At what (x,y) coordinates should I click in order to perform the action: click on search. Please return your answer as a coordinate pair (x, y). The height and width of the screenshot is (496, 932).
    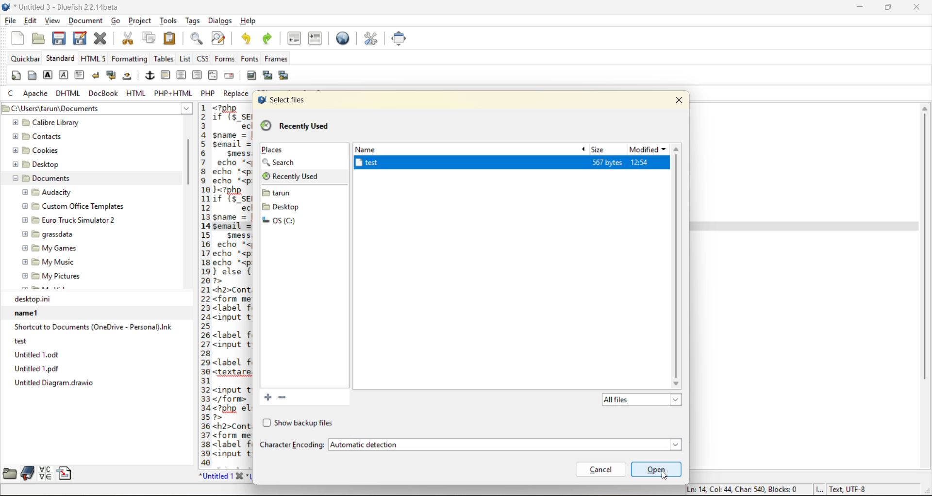
    Looking at the image, I should click on (285, 163).